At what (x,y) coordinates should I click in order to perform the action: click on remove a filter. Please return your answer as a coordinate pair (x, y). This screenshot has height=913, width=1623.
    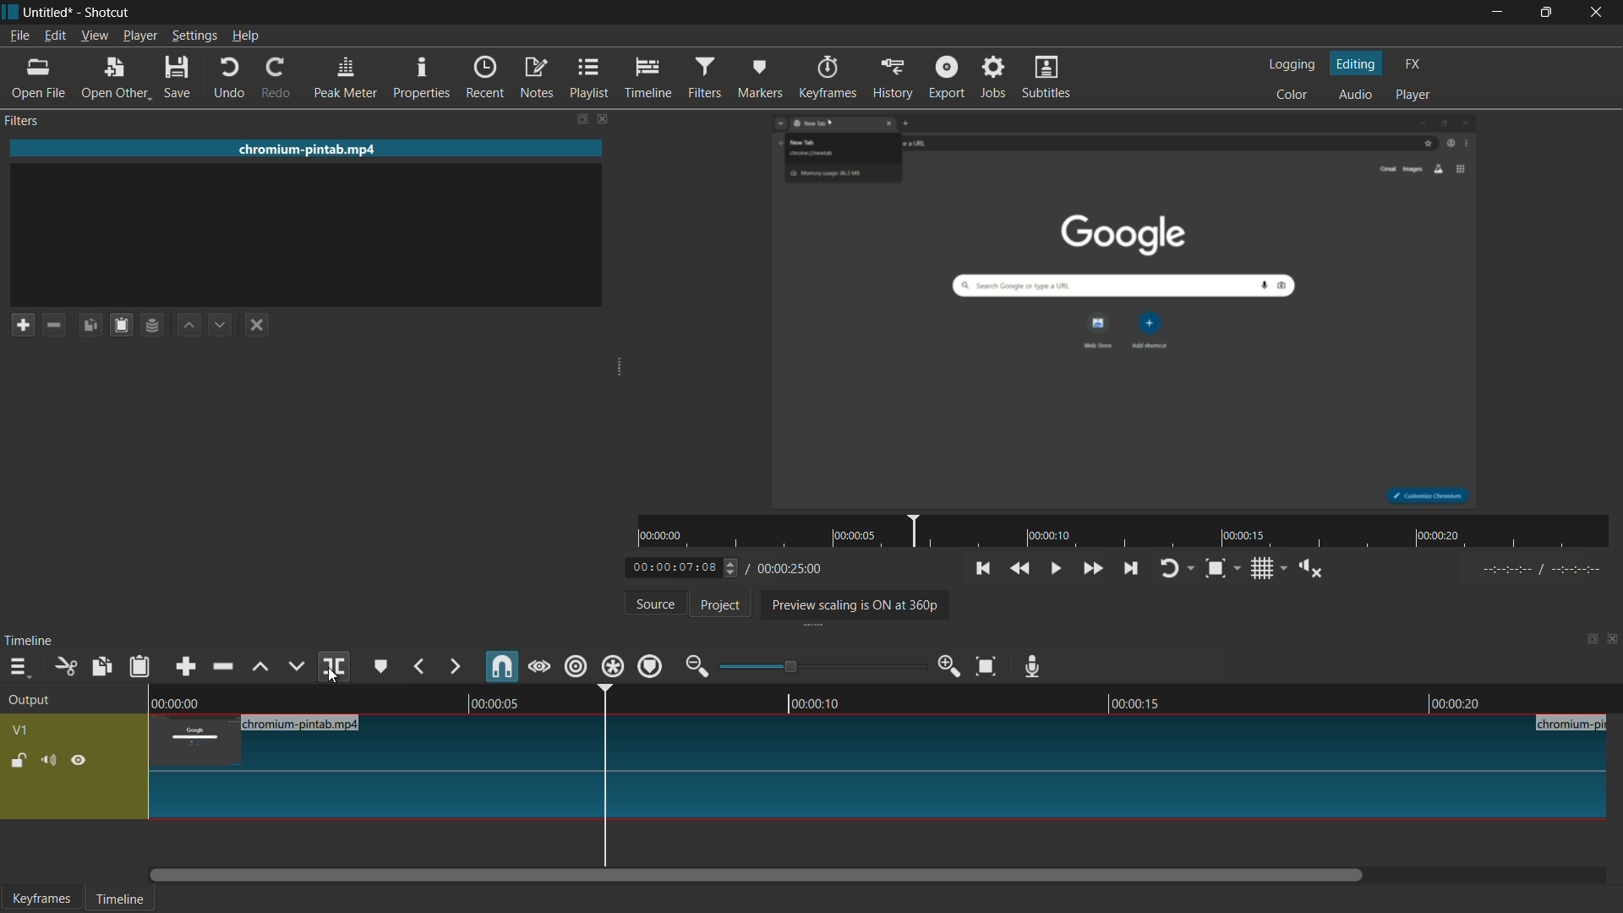
    Looking at the image, I should click on (52, 325).